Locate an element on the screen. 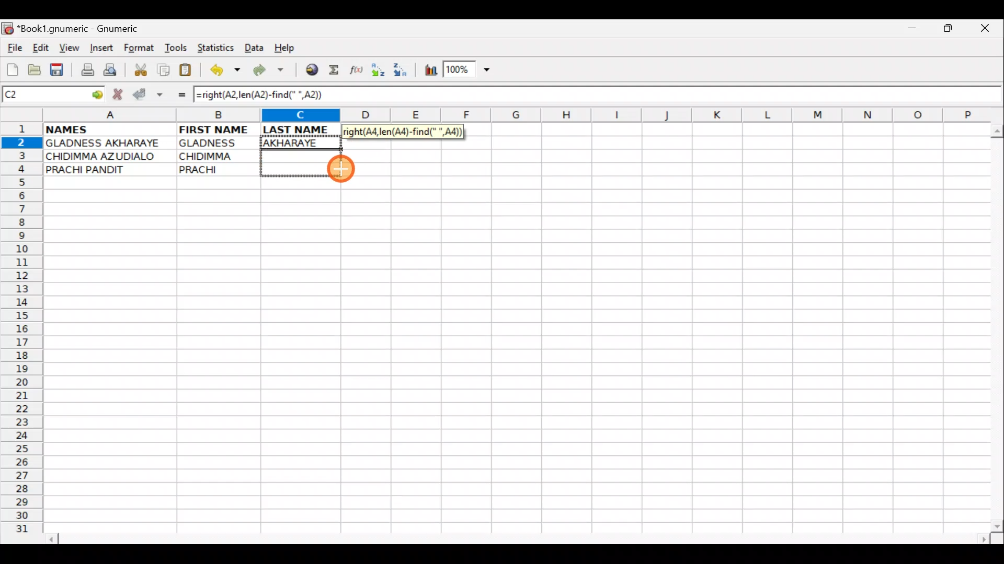 The image size is (1004, 564). Minimize is located at coordinates (909, 31).